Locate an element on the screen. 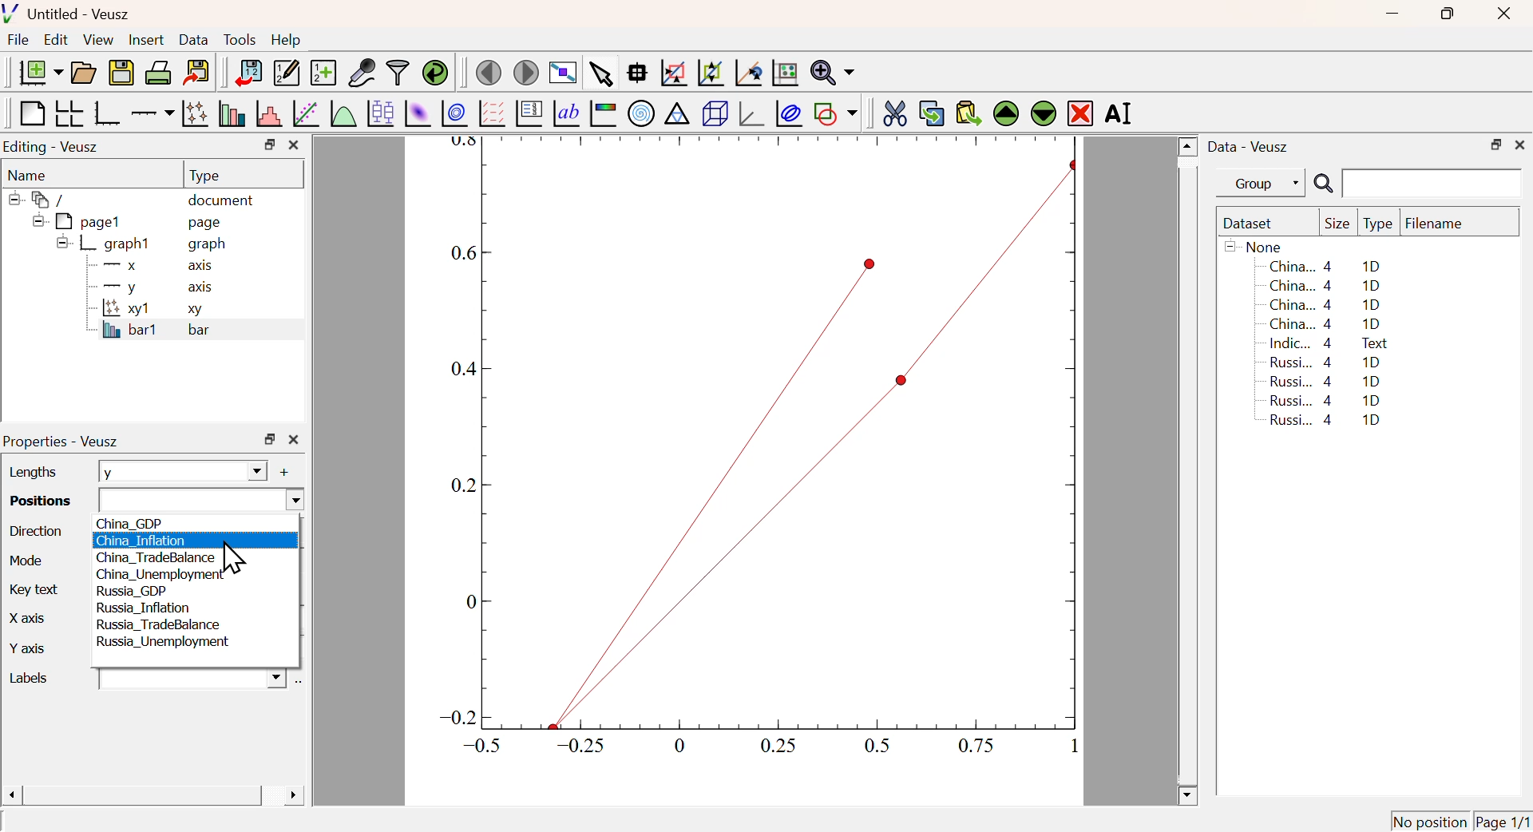  New Document is located at coordinates (40, 73).